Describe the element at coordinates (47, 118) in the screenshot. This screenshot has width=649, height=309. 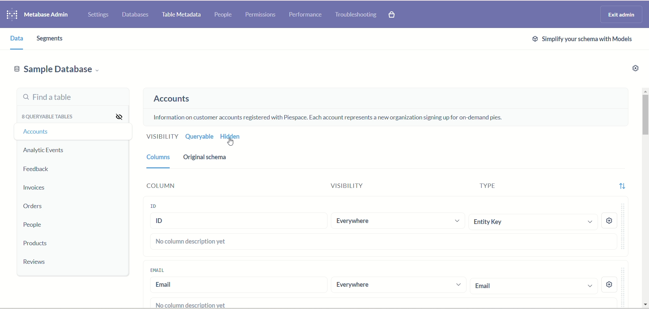
I see `queryable tables` at that location.